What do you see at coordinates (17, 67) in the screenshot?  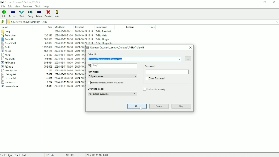 I see `7zG.exe` at bounding box center [17, 67].